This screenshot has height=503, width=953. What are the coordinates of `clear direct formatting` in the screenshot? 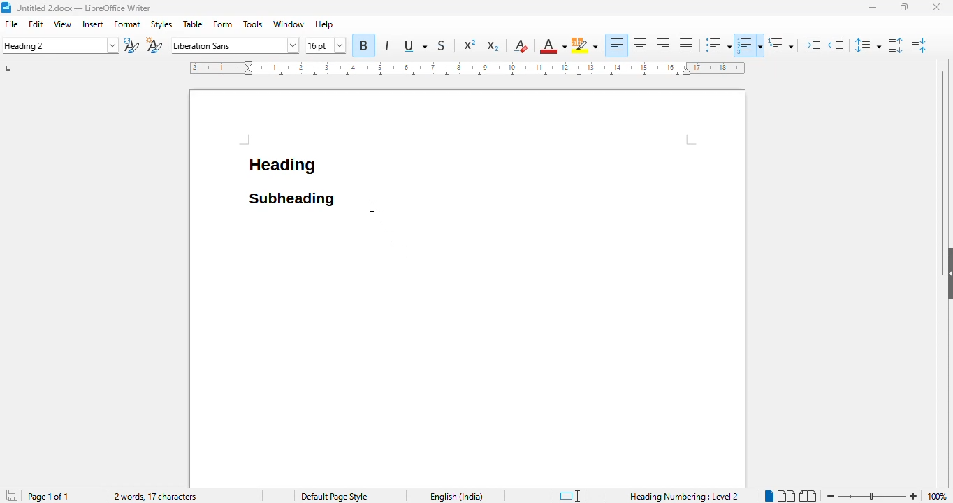 It's located at (521, 46).